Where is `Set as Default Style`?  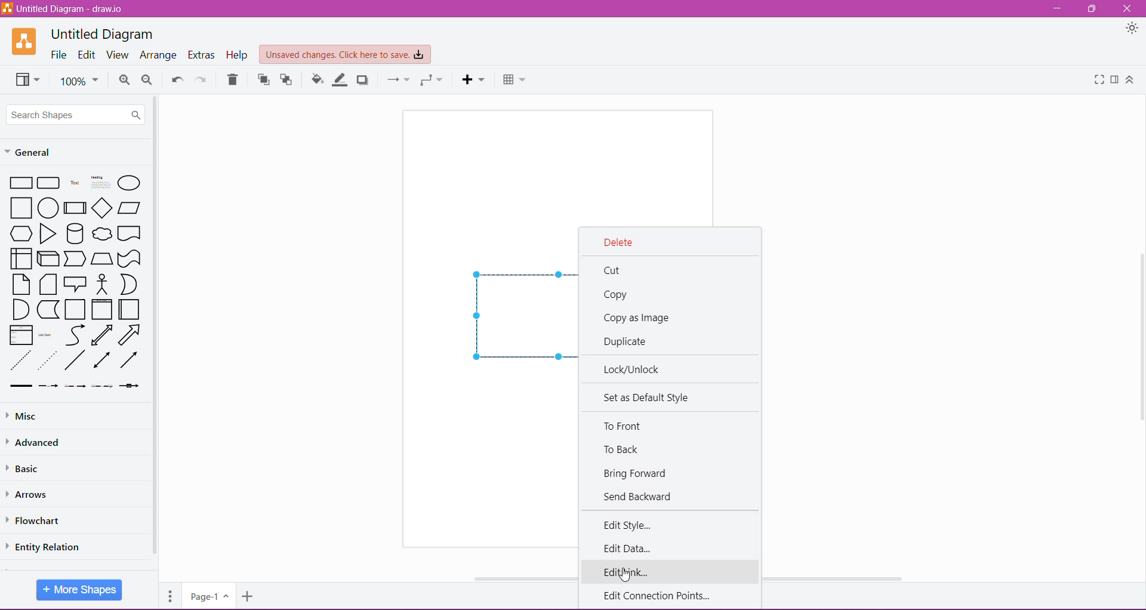 Set as Default Style is located at coordinates (648, 398).